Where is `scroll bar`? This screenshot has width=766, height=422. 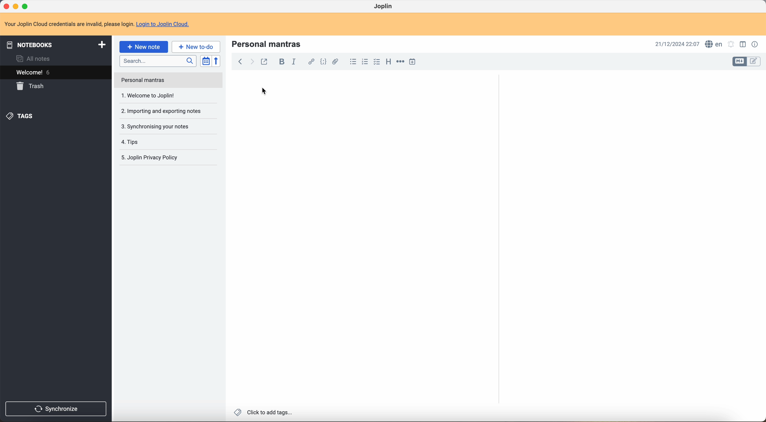
scroll bar is located at coordinates (497, 179).